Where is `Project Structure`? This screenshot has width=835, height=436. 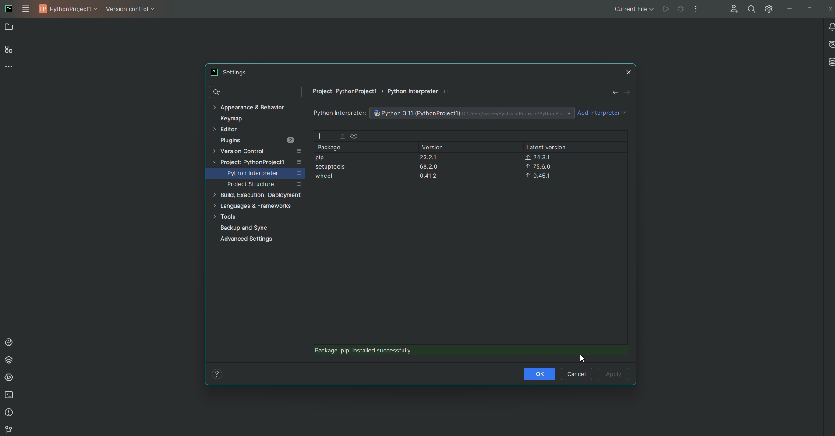
Project Structure is located at coordinates (265, 186).